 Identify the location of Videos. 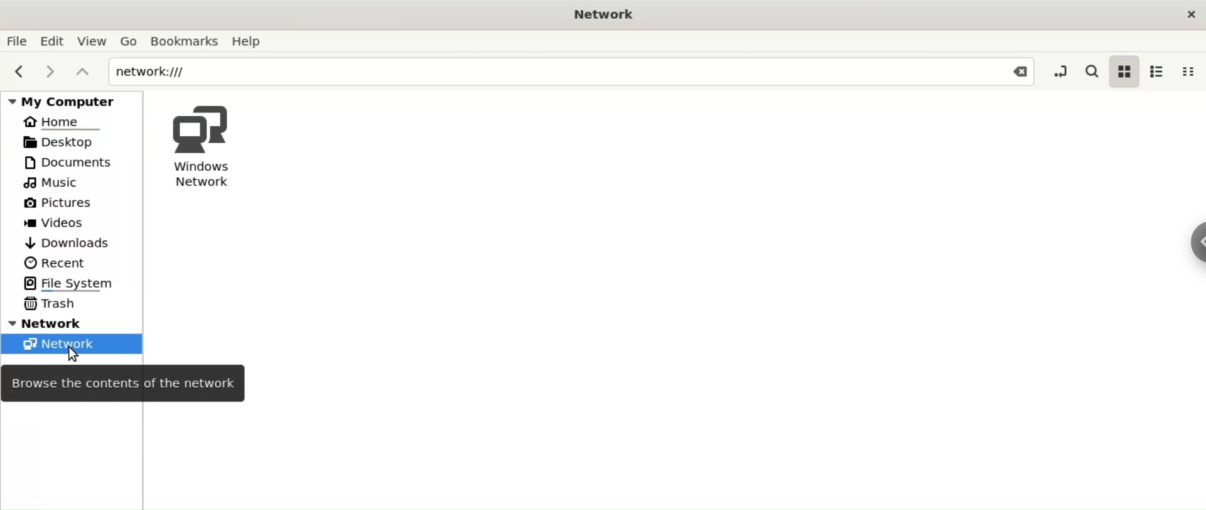
(57, 224).